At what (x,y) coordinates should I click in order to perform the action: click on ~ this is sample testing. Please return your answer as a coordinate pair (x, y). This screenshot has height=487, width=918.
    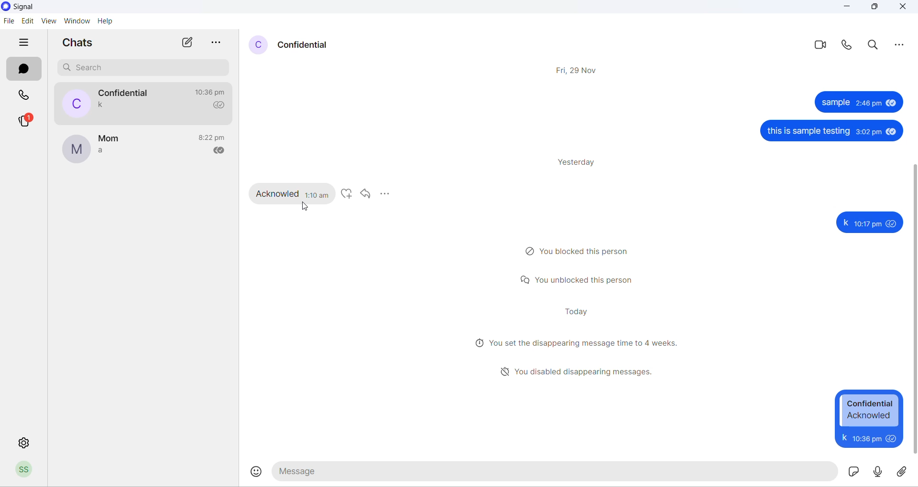
    Looking at the image, I should click on (808, 132).